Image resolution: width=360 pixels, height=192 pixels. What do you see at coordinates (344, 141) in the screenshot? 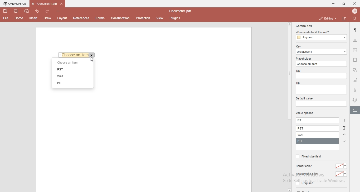
I see `arrow down` at bounding box center [344, 141].